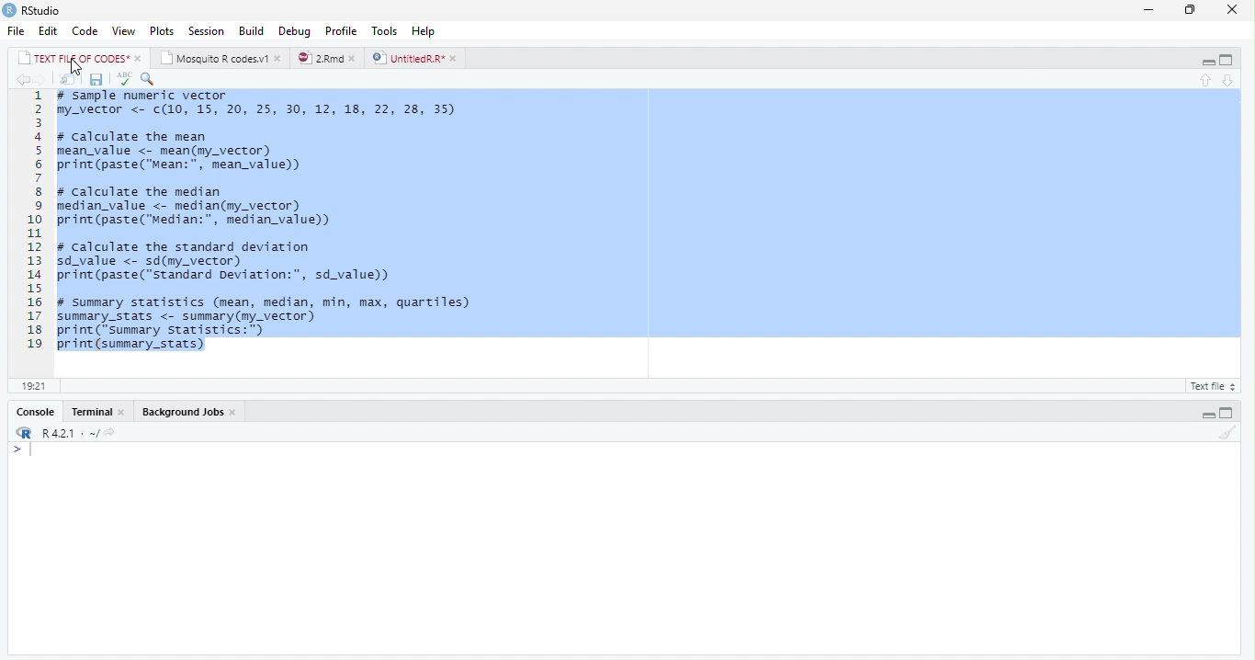 This screenshot has height=660, width=1255. What do you see at coordinates (70, 81) in the screenshot?
I see `show in new window` at bounding box center [70, 81].